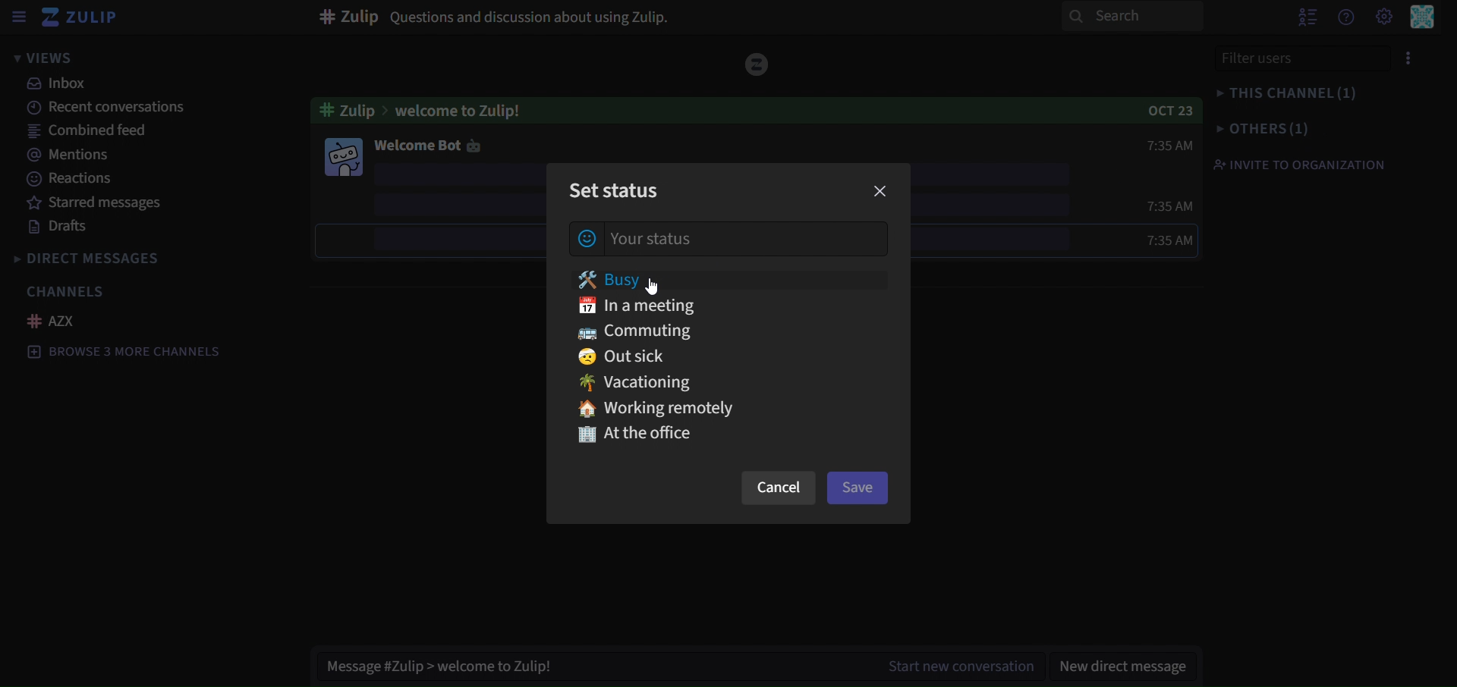 Image resolution: width=1457 pixels, height=687 pixels. Describe the element at coordinates (71, 180) in the screenshot. I see `reactions` at that location.